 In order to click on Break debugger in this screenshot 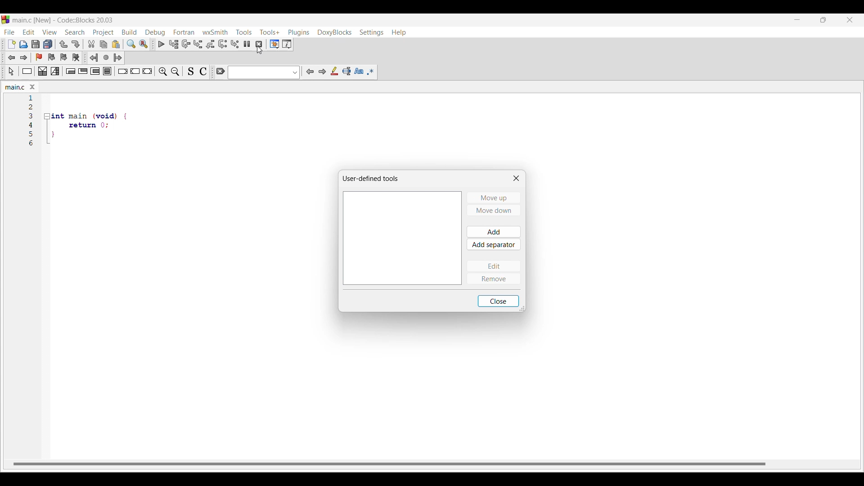, I will do `click(247, 44)`.